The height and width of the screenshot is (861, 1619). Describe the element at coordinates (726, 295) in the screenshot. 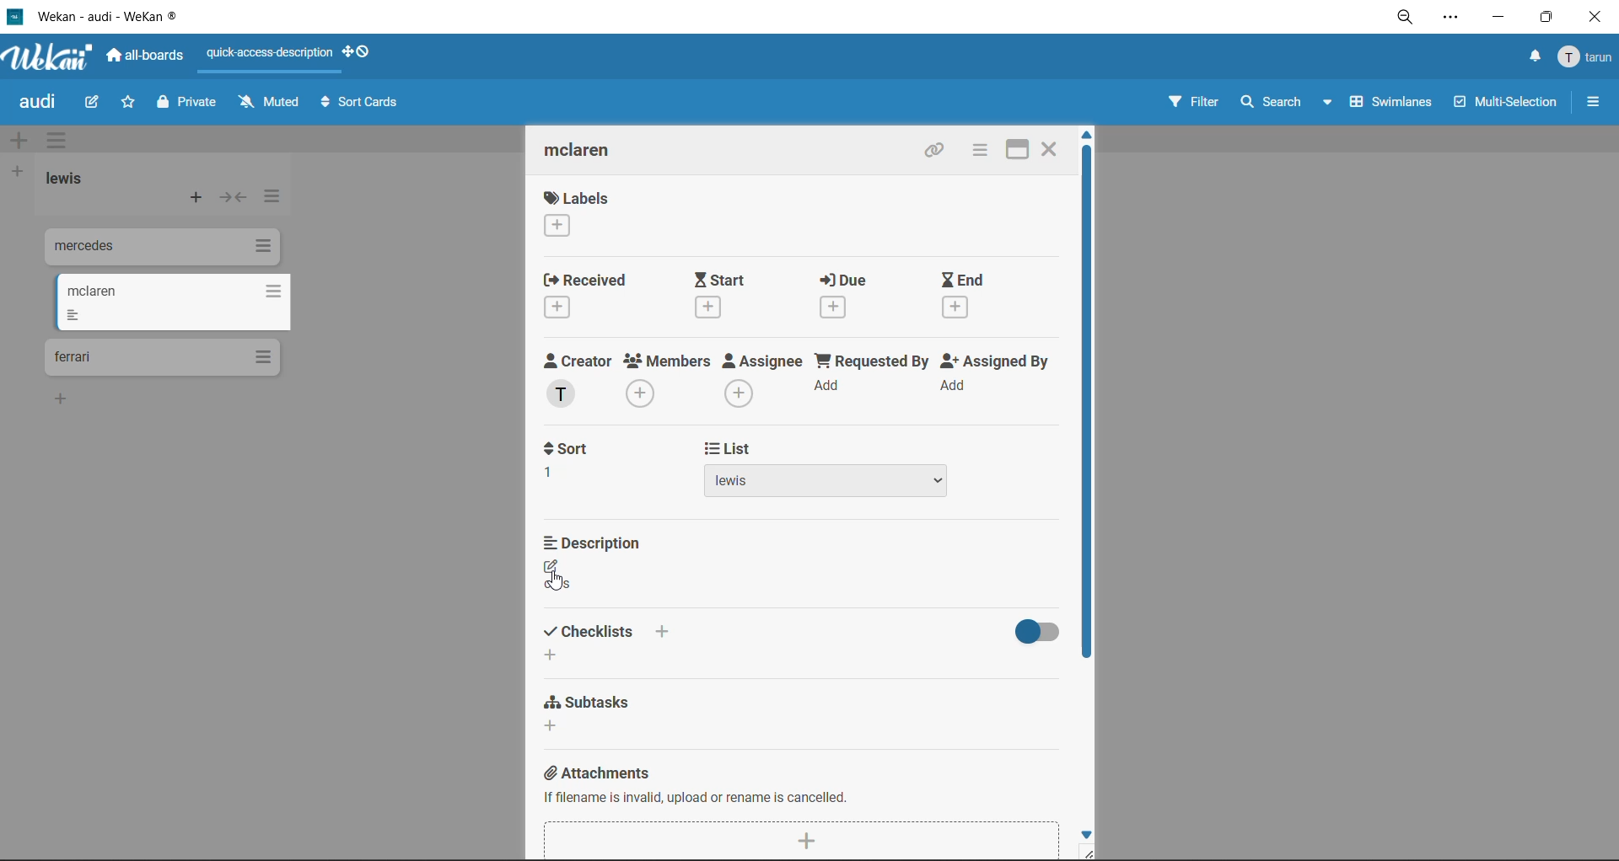

I see `start` at that location.